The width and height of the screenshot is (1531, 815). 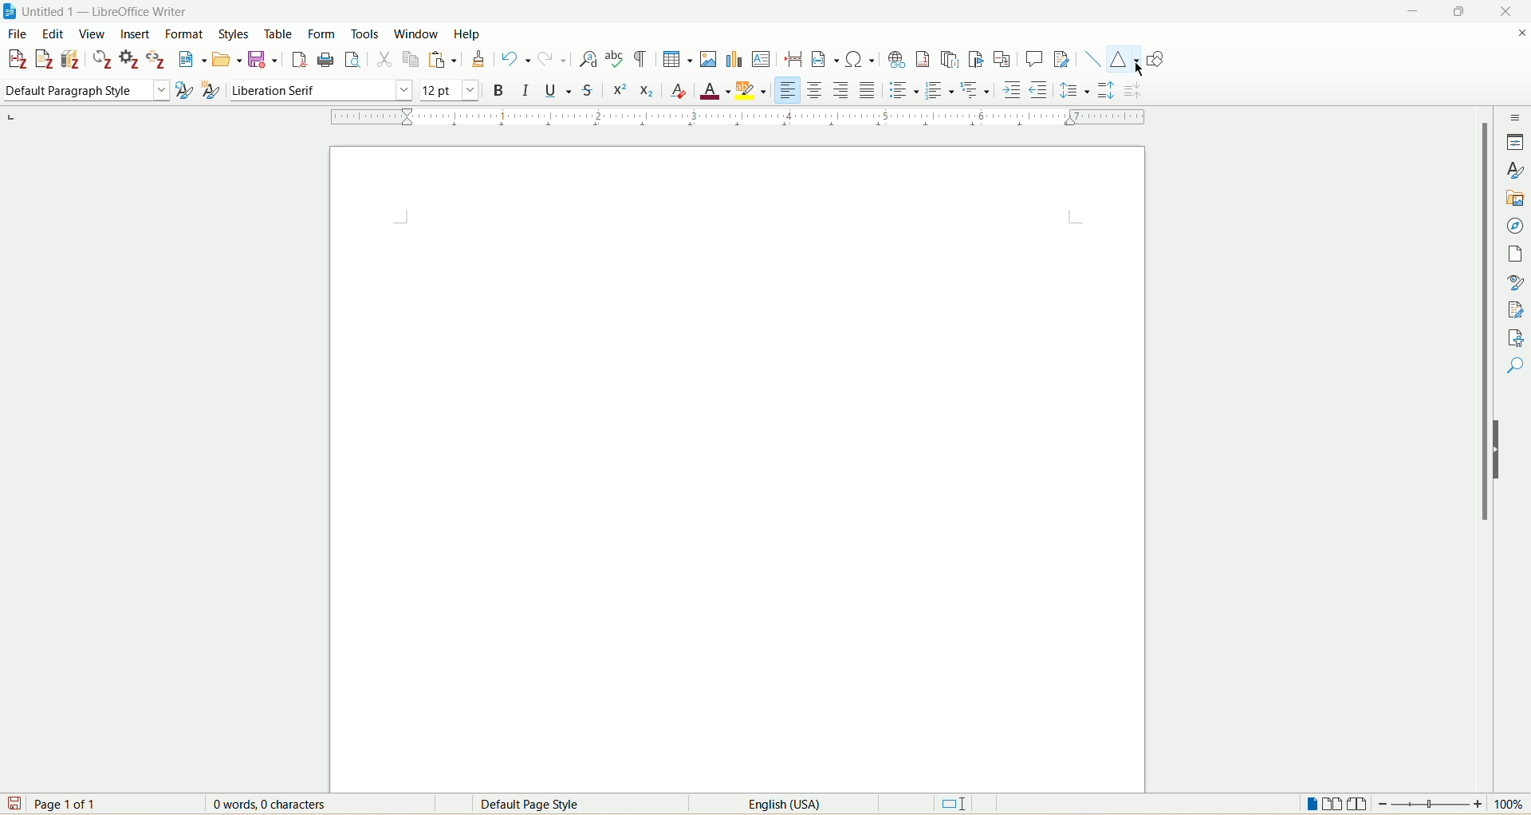 What do you see at coordinates (92, 33) in the screenshot?
I see `view` at bounding box center [92, 33].